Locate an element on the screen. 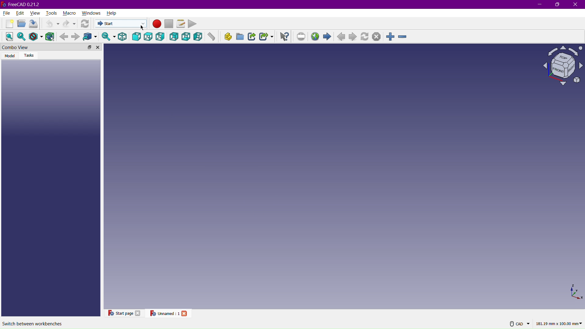 This screenshot has width=585, height=329. Zoom Out is located at coordinates (404, 37).